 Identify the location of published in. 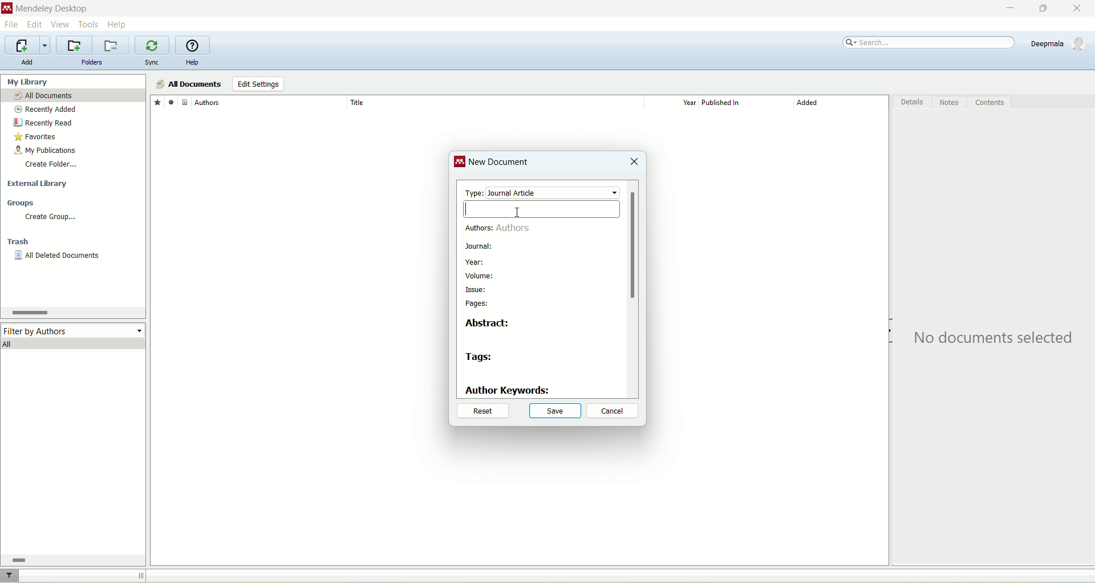
(741, 103).